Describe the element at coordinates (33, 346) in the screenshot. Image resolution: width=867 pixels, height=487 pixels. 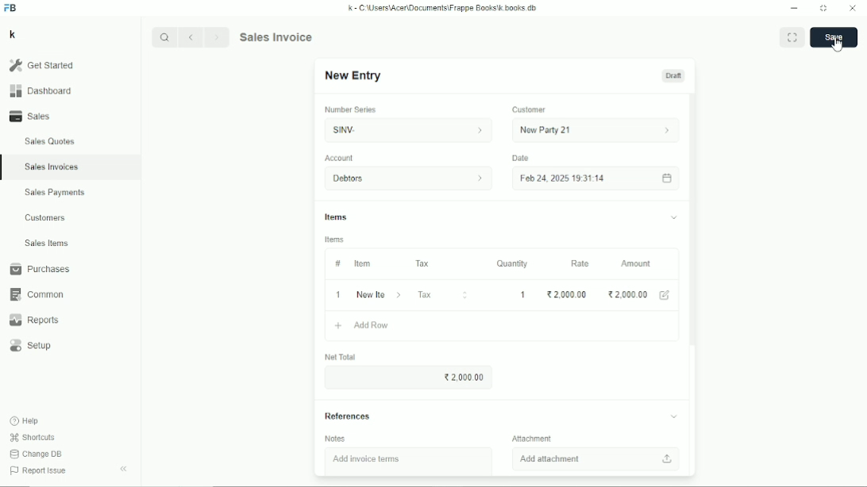
I see `Setup` at that location.